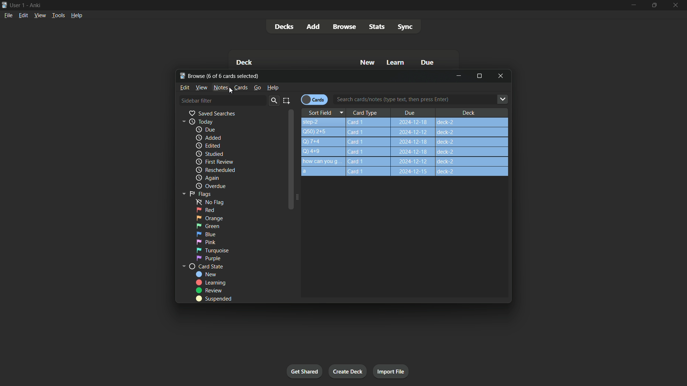 This screenshot has width=687, height=386. I want to click on orange, so click(210, 218).